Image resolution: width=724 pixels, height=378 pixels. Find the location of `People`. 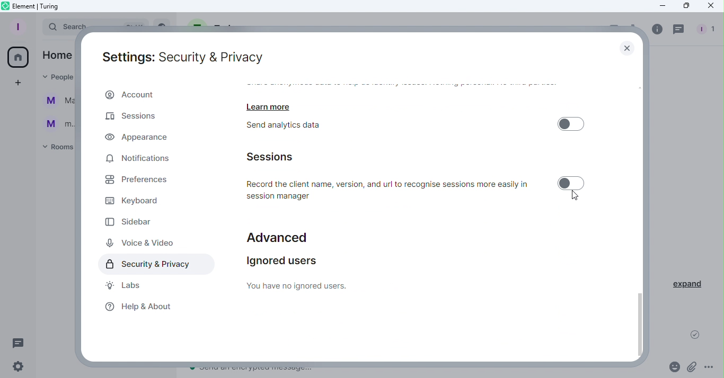

People is located at coordinates (54, 77).